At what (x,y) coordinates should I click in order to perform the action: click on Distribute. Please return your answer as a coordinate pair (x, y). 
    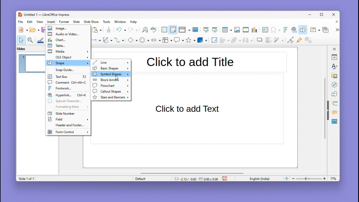
    Looking at the image, I should click on (248, 41).